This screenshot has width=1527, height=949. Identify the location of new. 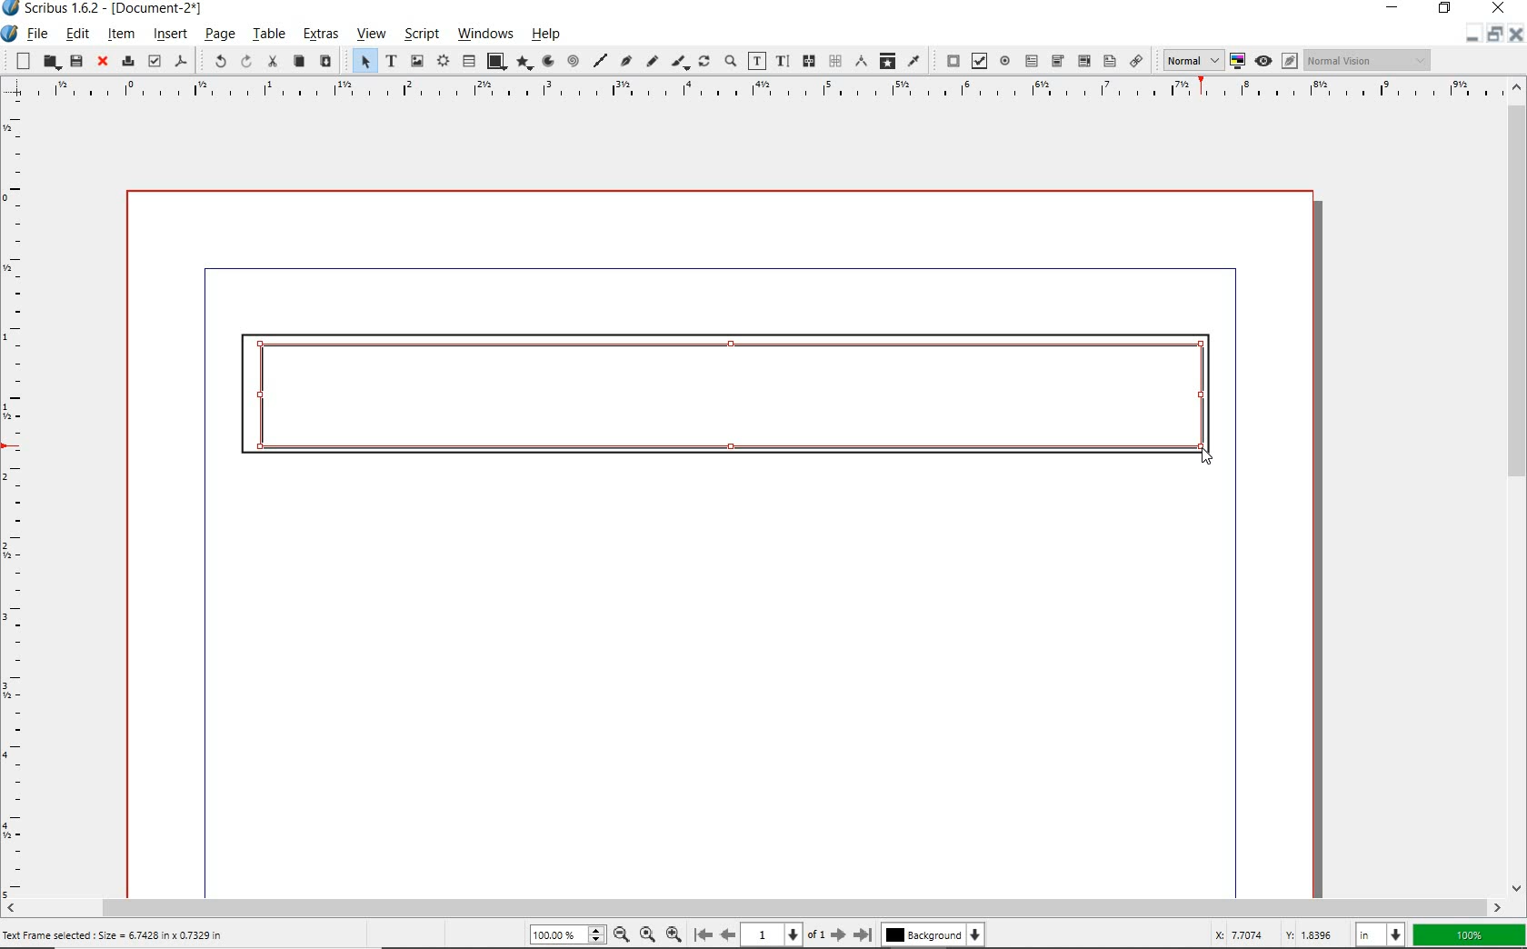
(19, 60).